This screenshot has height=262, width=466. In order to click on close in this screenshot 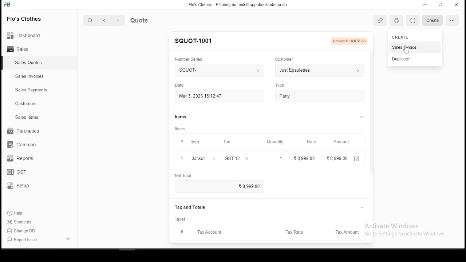, I will do `click(457, 4)`.